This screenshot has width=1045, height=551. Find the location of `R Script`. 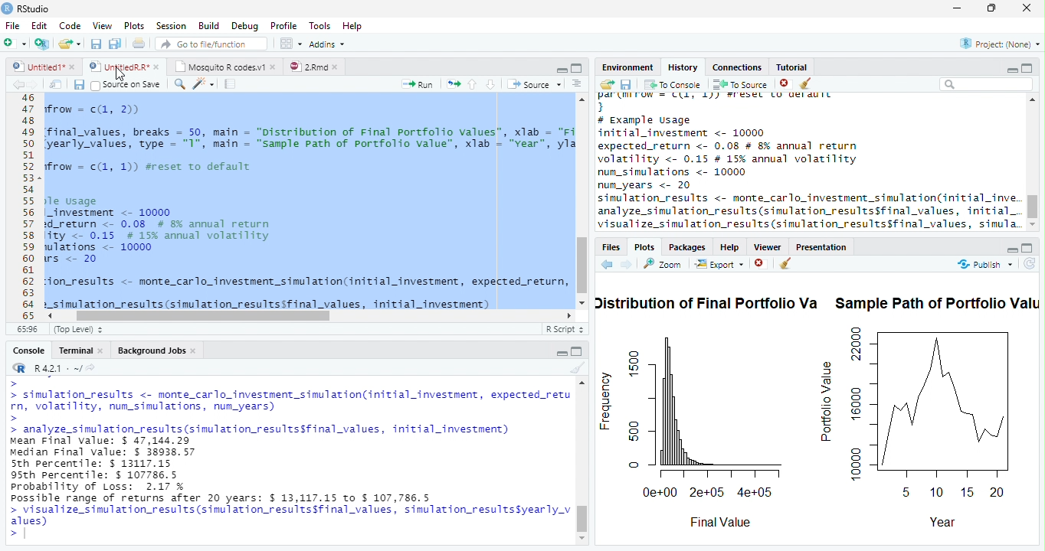

R Script is located at coordinates (565, 329).